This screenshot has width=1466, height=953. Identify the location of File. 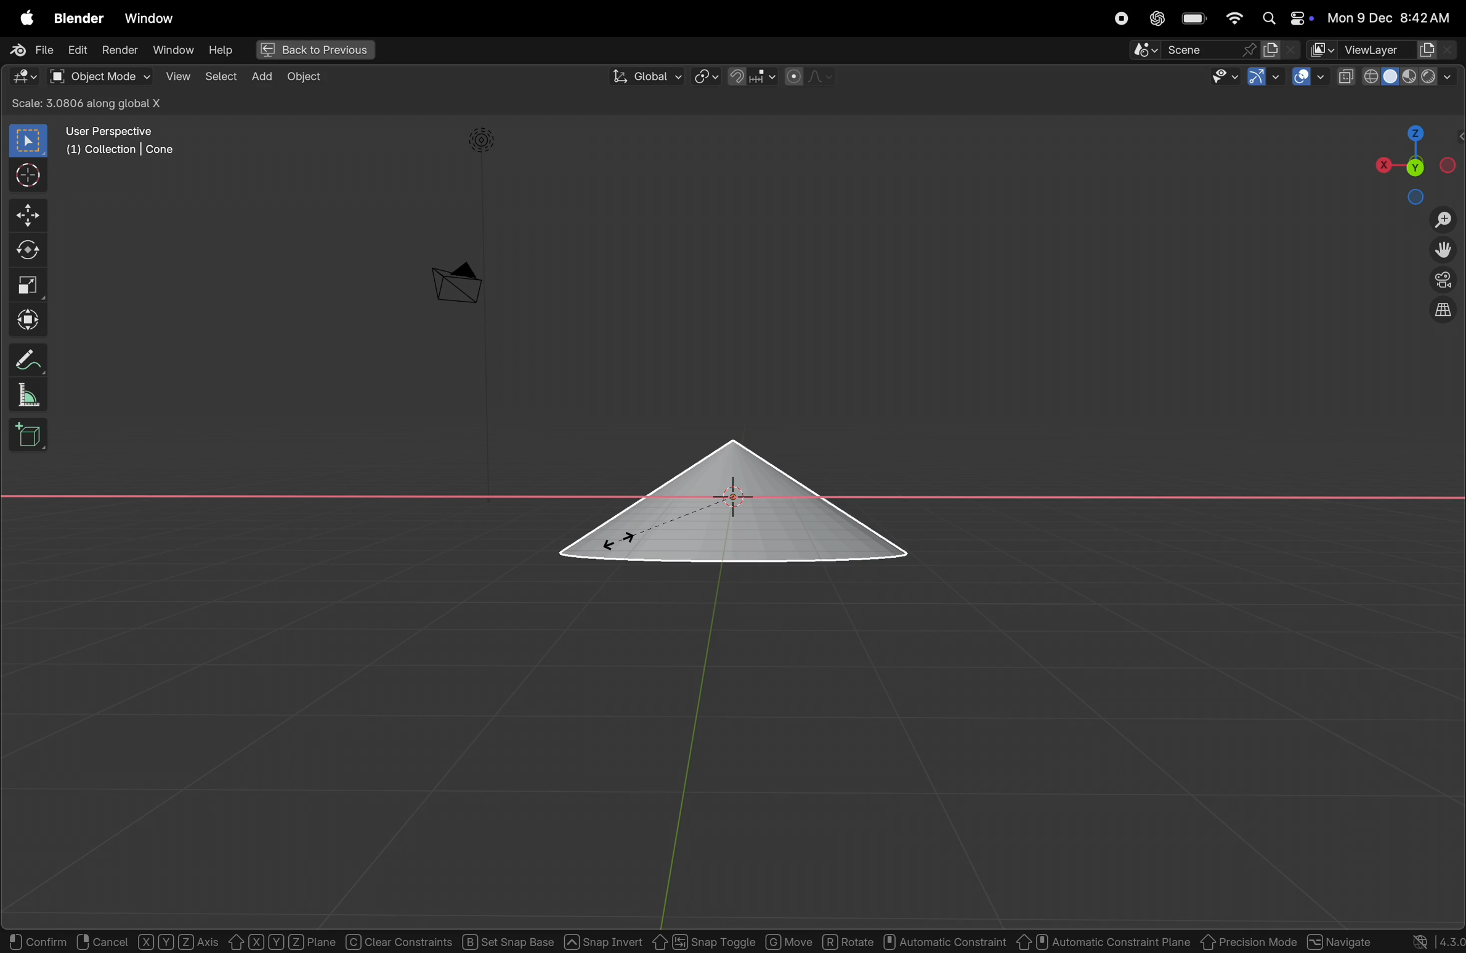
(31, 49).